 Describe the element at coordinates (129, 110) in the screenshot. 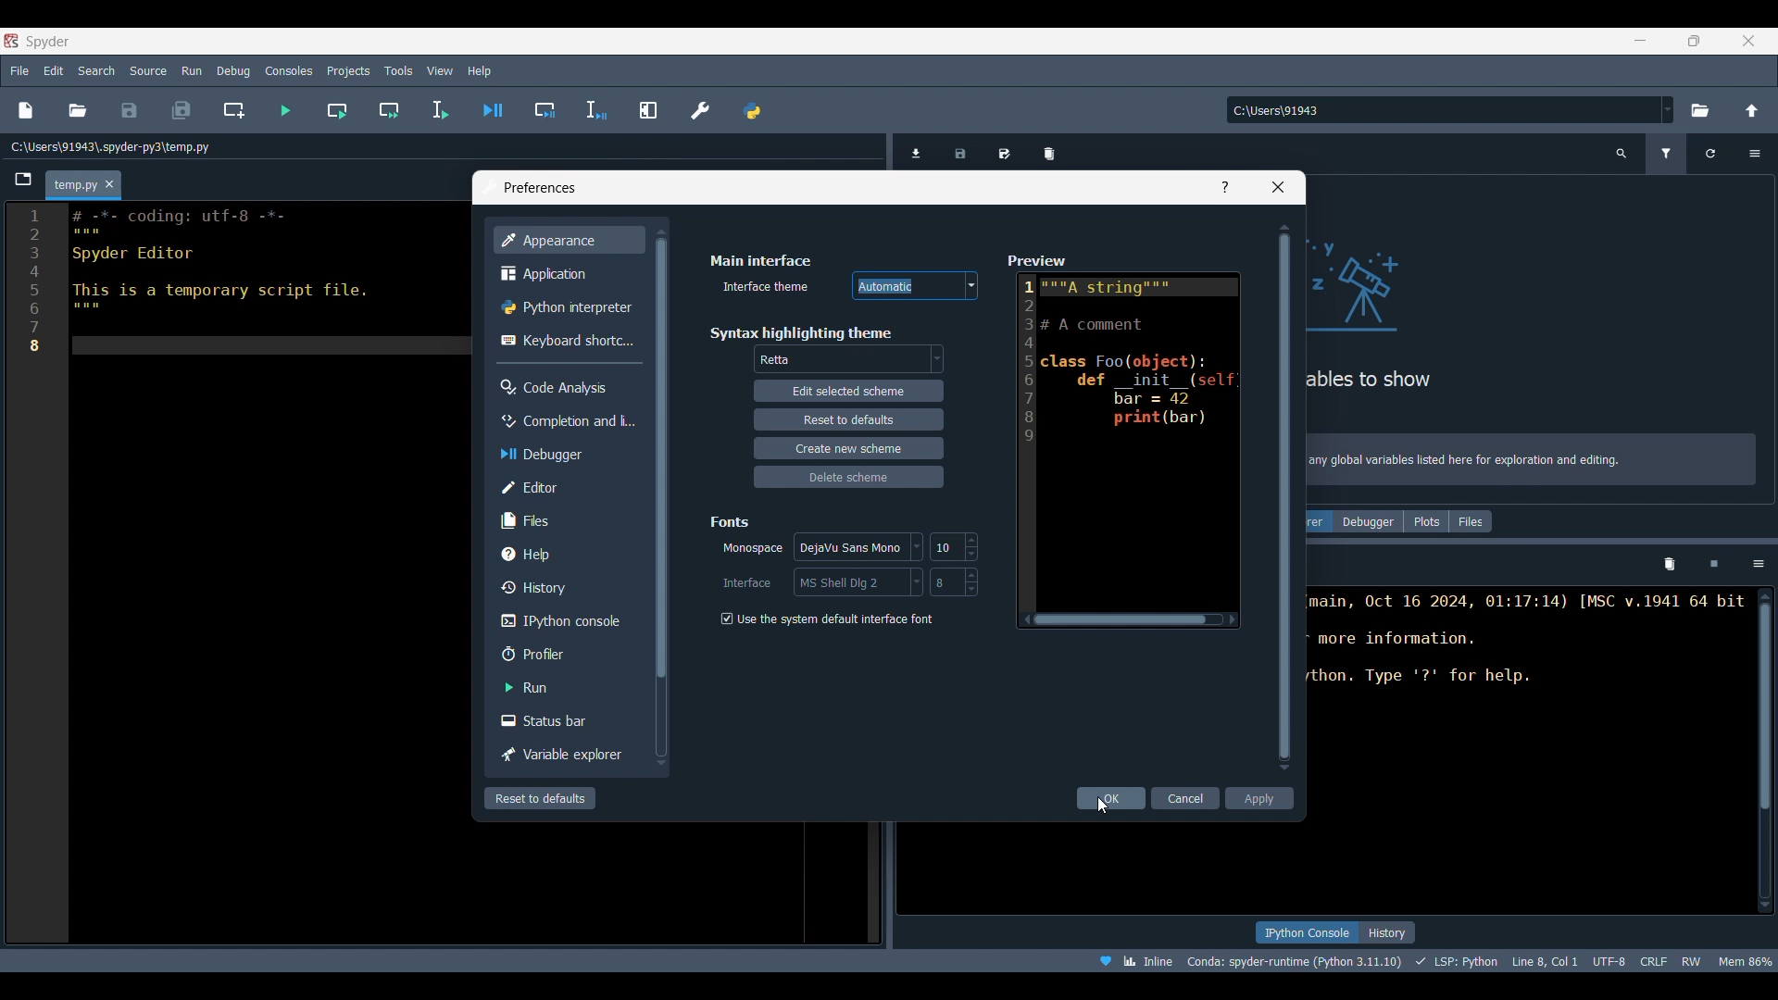

I see `Save` at that location.